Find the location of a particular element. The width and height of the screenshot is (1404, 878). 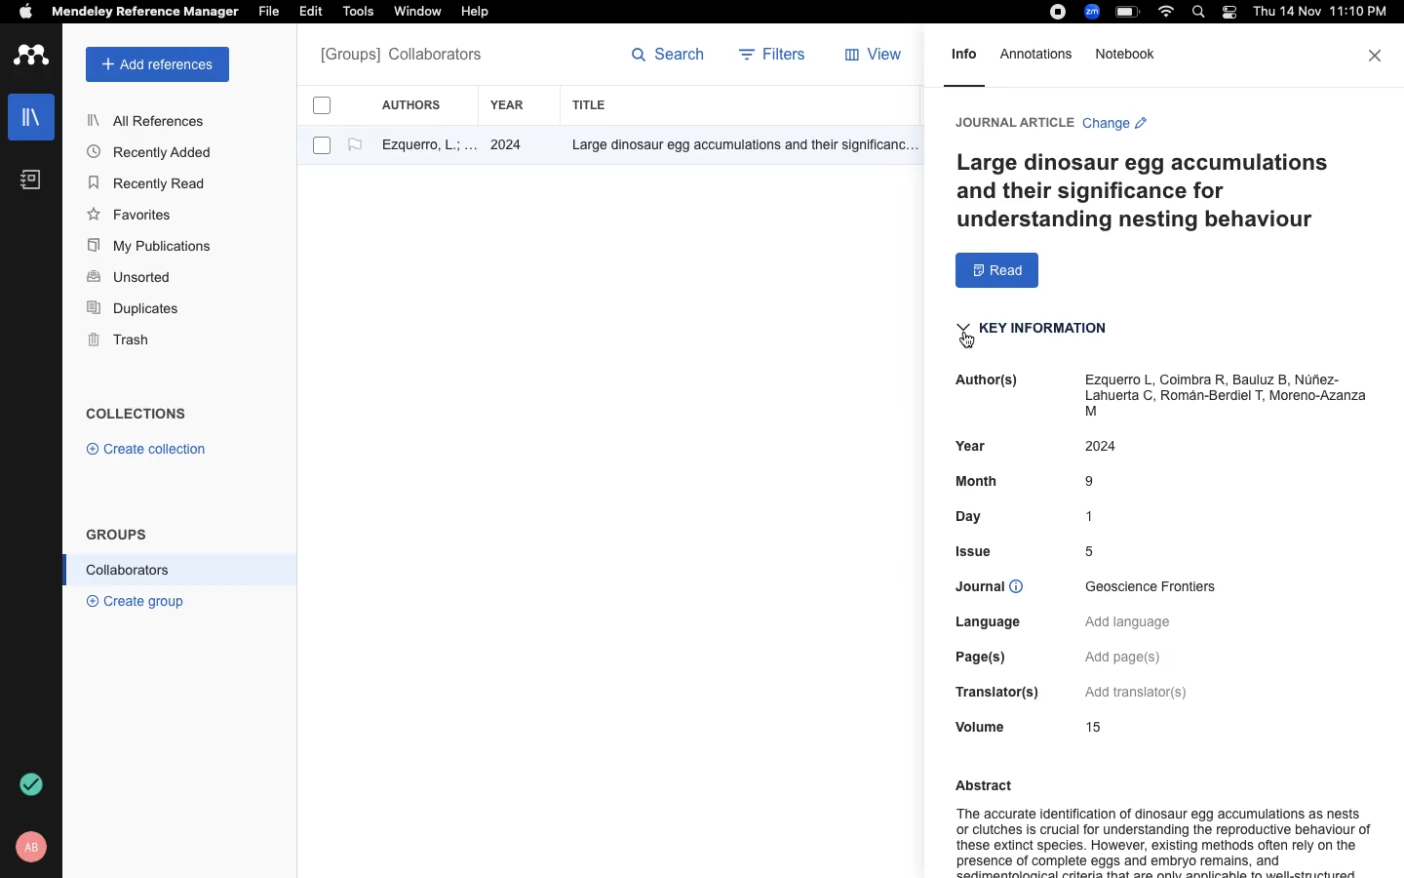

Edit is located at coordinates (314, 13).